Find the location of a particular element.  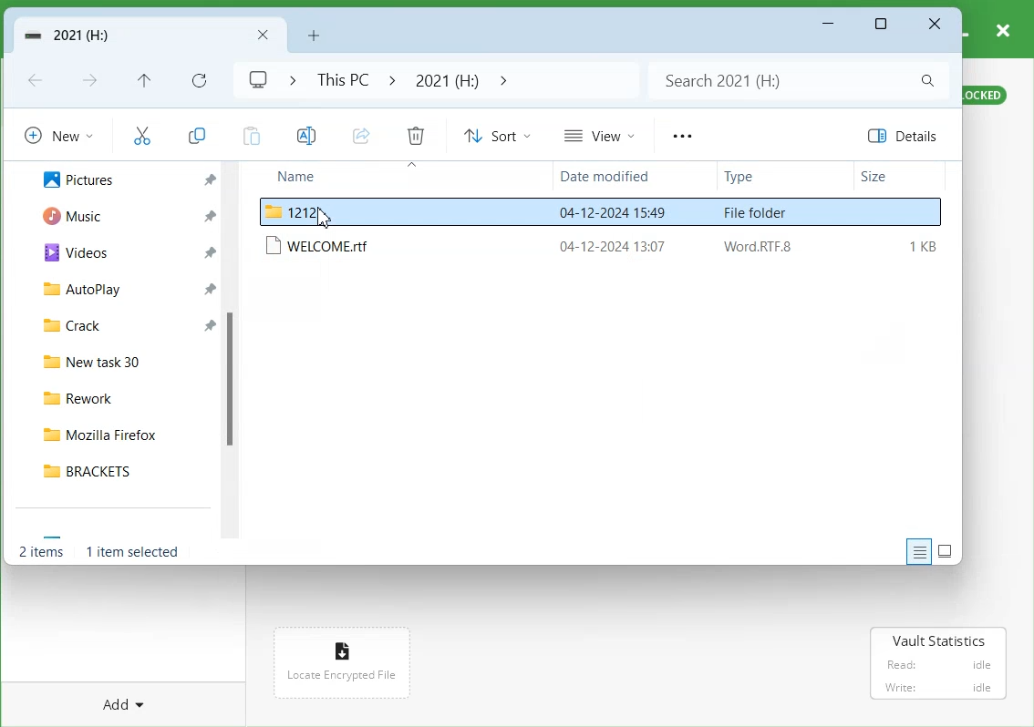

Delete is located at coordinates (416, 135).